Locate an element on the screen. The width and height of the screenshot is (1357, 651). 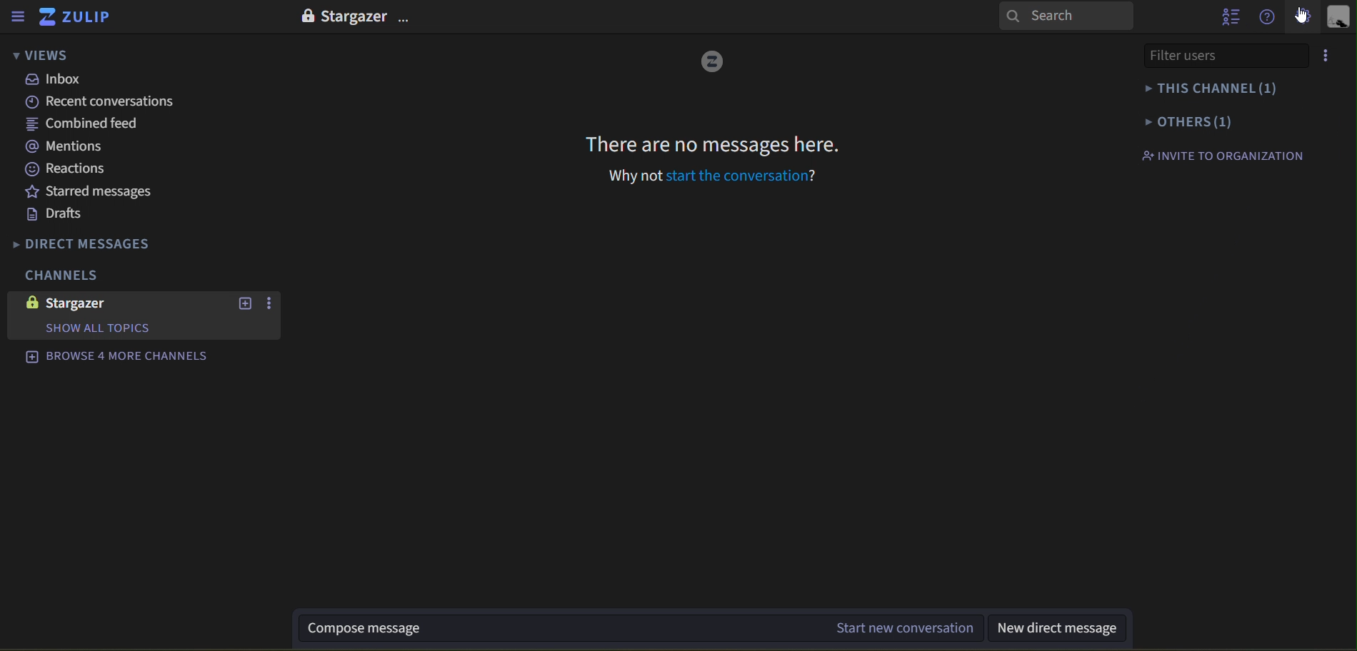
get help is located at coordinates (1268, 16).